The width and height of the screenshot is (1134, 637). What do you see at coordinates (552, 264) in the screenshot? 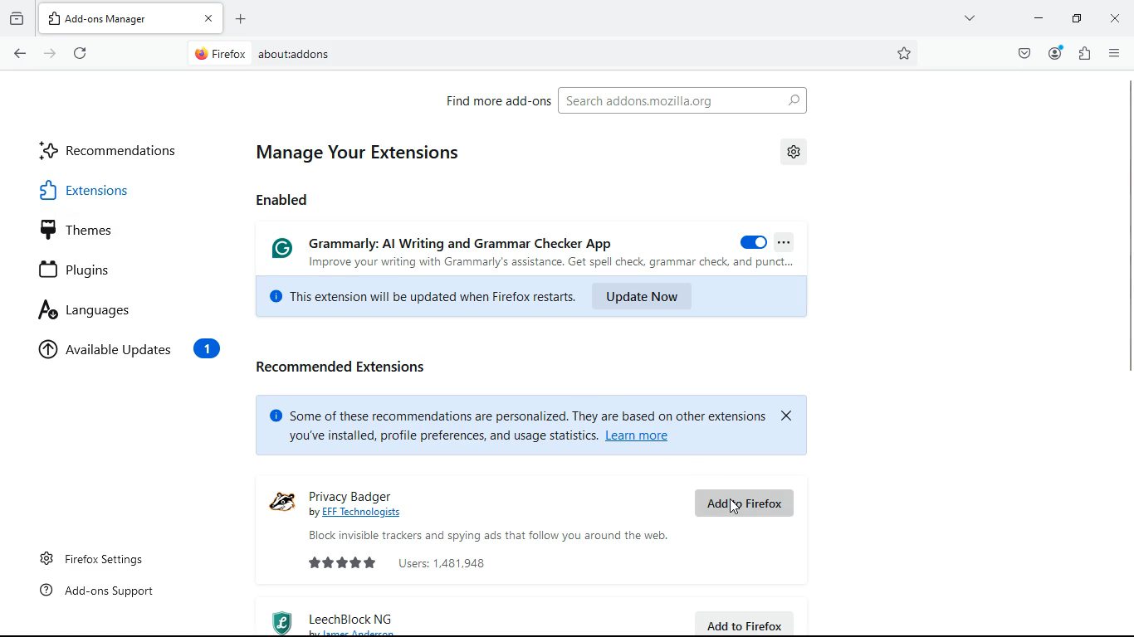
I see `Improve your writing with Grammarly's assistance. Get spell check, grammar check, and punct...` at bounding box center [552, 264].